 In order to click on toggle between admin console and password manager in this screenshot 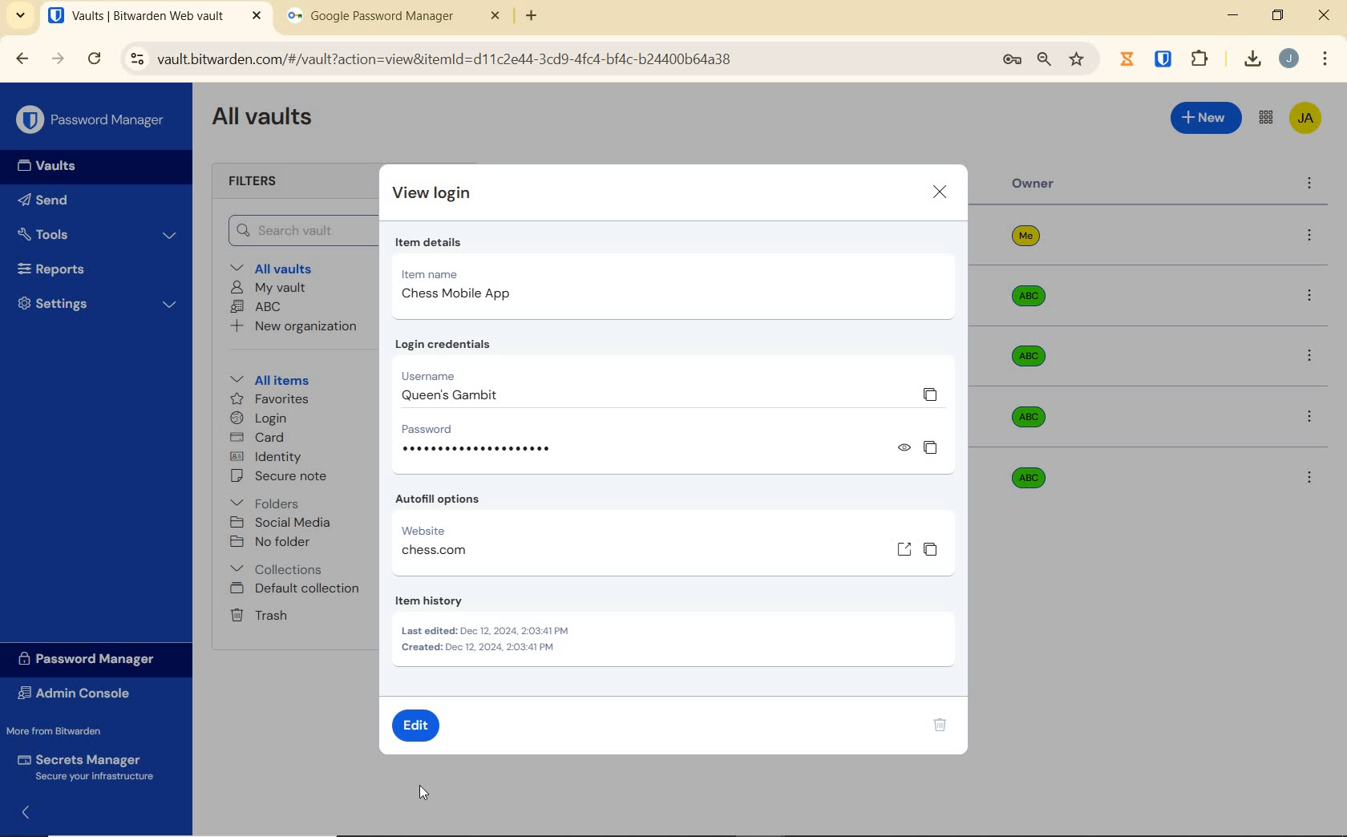, I will do `click(1264, 119)`.